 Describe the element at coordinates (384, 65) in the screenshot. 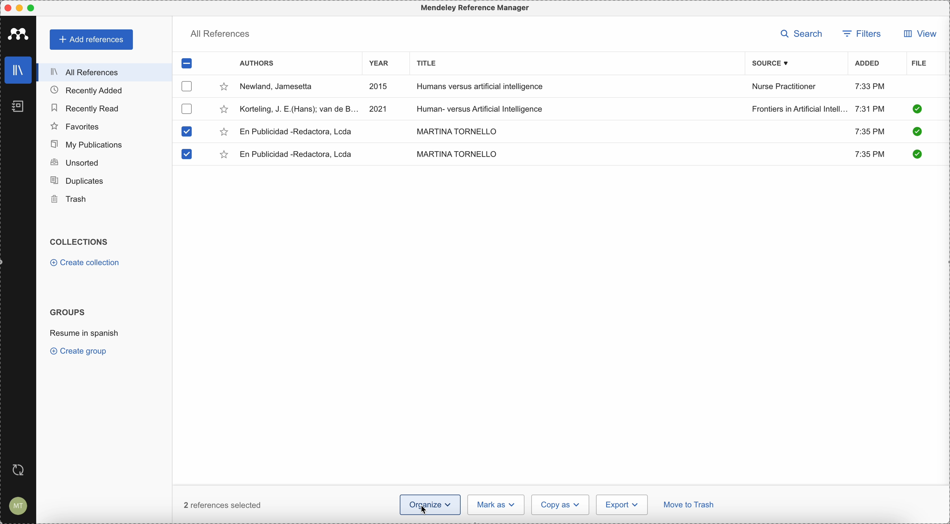

I see `year` at that location.